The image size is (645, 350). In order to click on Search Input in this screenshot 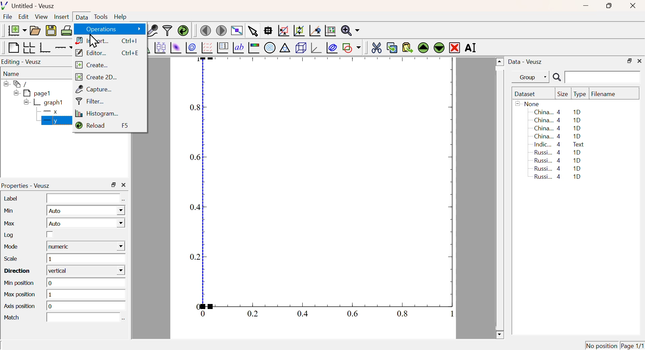, I will do `click(603, 77)`.